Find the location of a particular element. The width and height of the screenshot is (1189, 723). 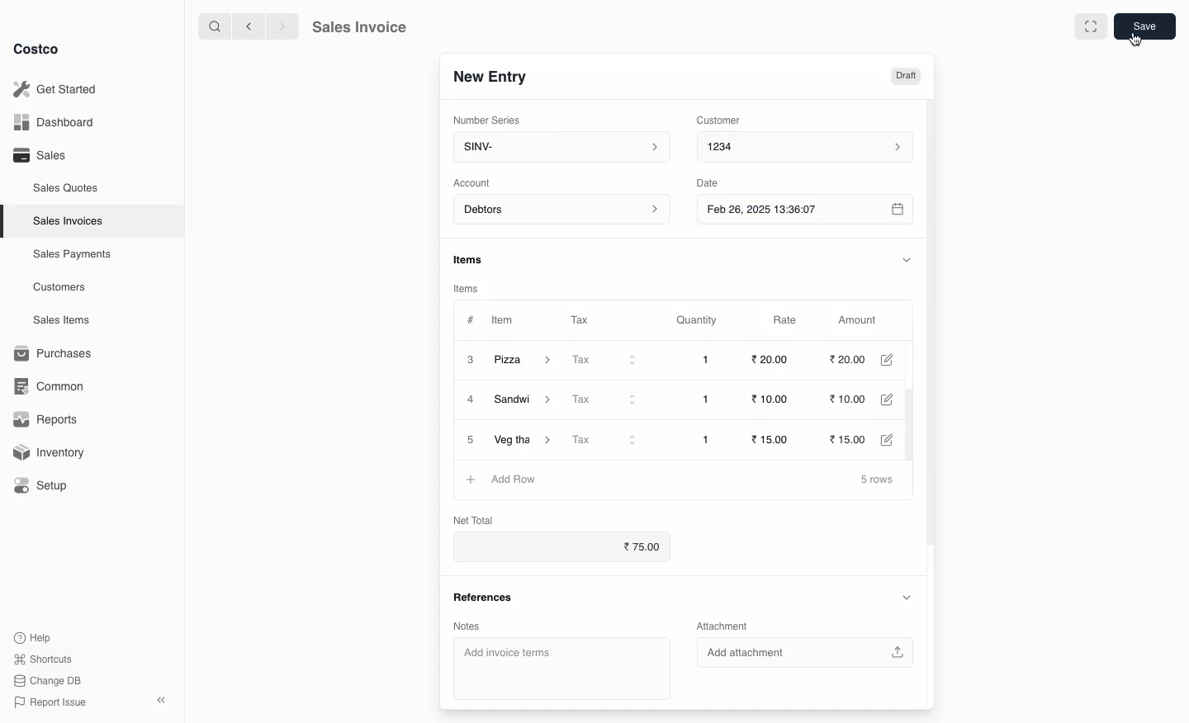

Feb 26, 2025 13:36:07 is located at coordinates (807, 209).